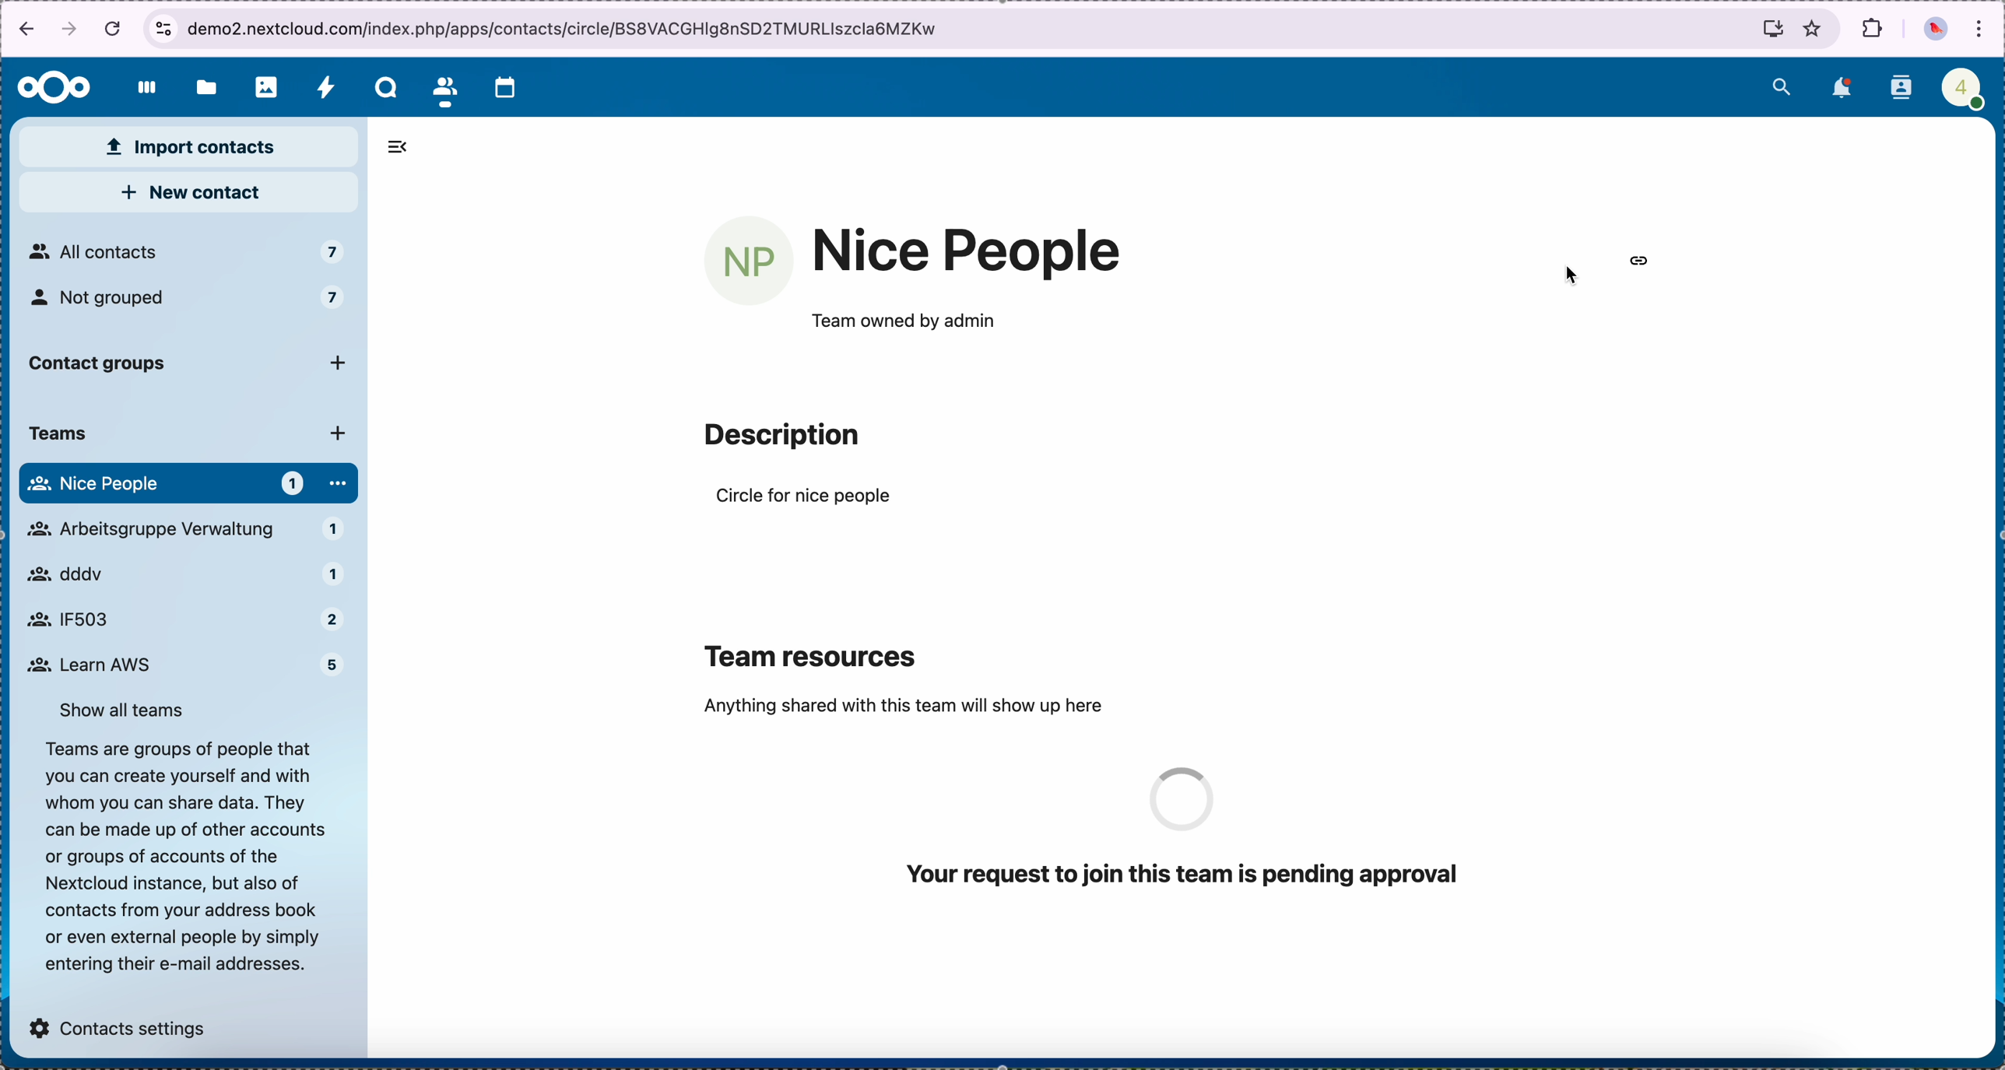  I want to click on not grouped, so click(191, 304).